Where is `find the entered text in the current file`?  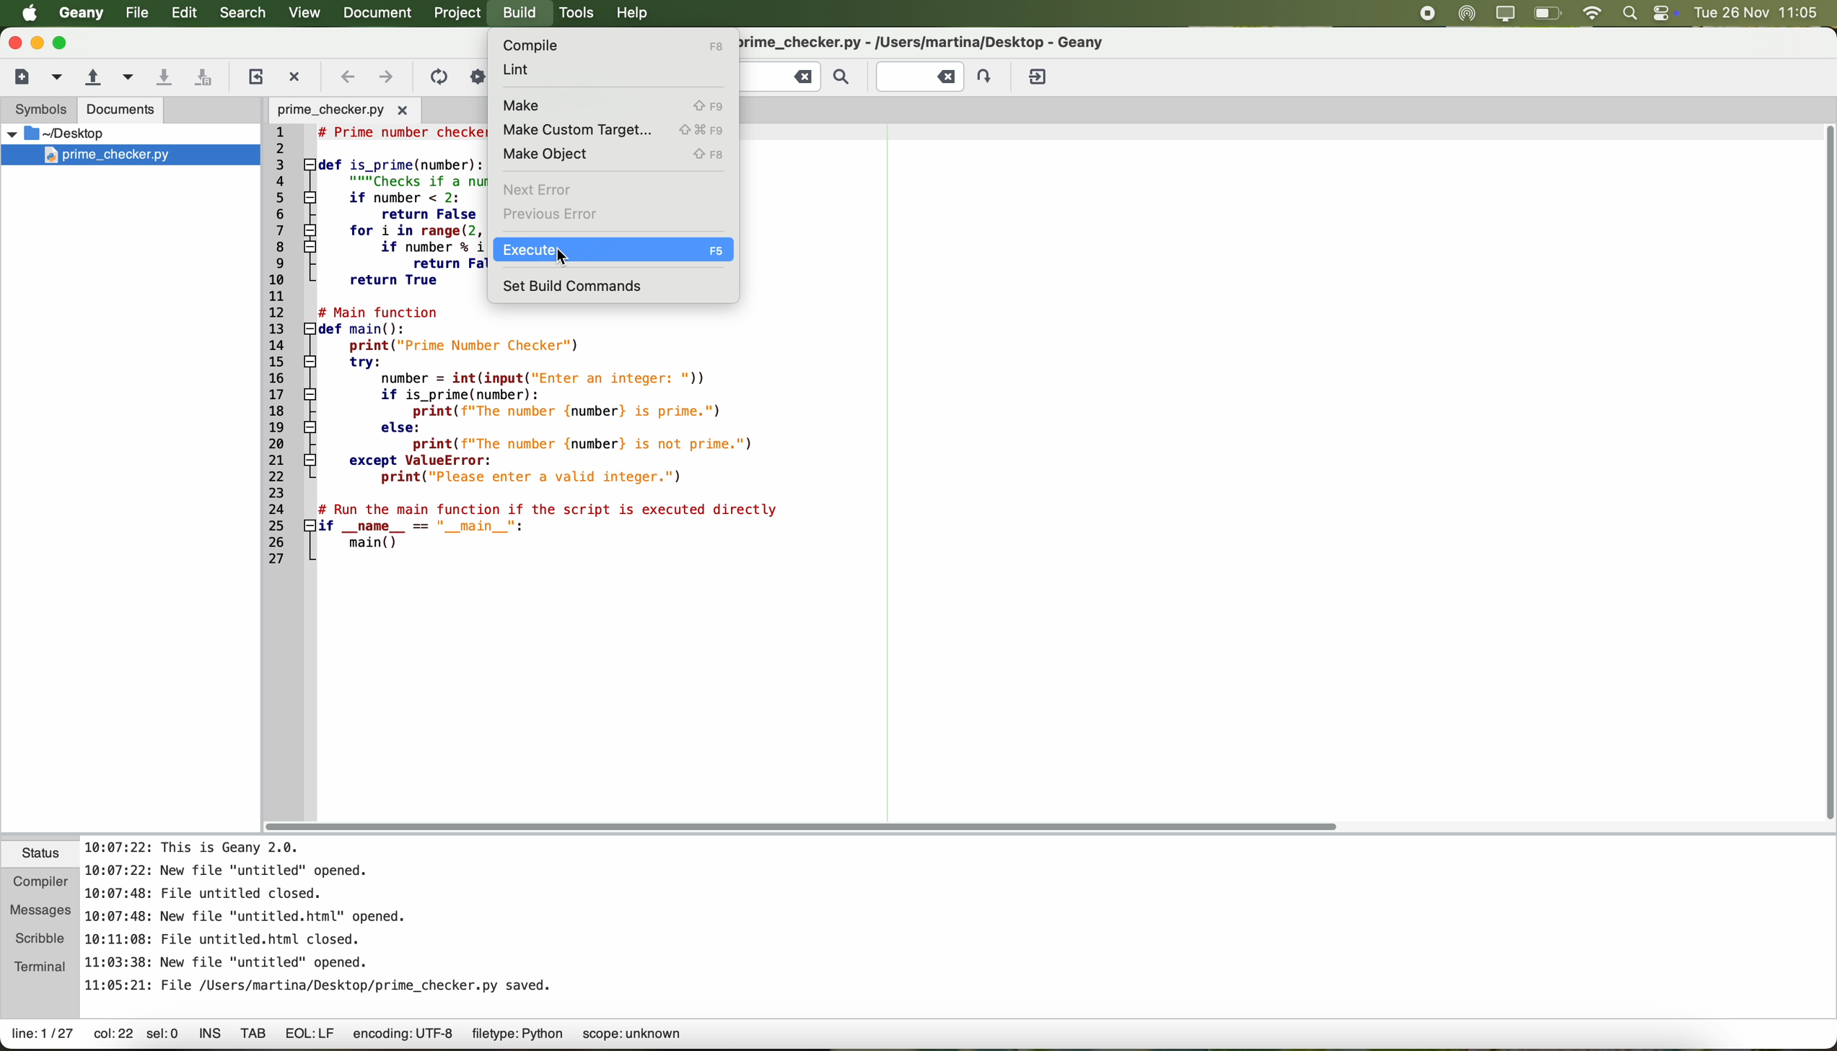
find the entered text in the current file is located at coordinates (799, 78).